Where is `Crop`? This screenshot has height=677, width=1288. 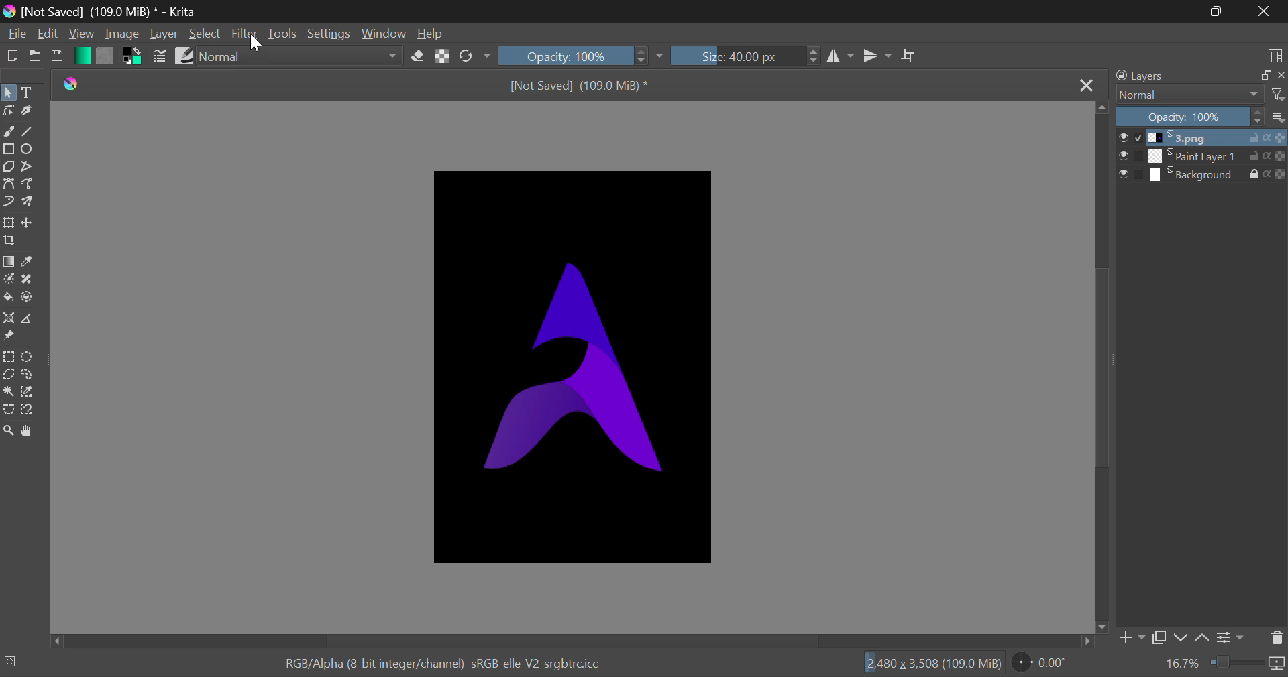 Crop is located at coordinates (909, 56).